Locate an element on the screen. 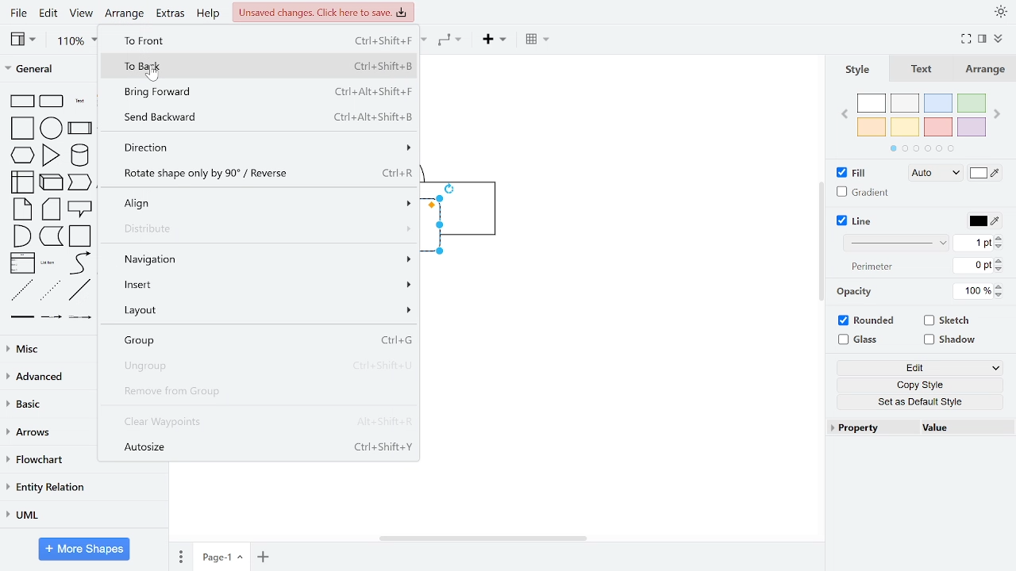  pages in colors is located at coordinates (922, 148).